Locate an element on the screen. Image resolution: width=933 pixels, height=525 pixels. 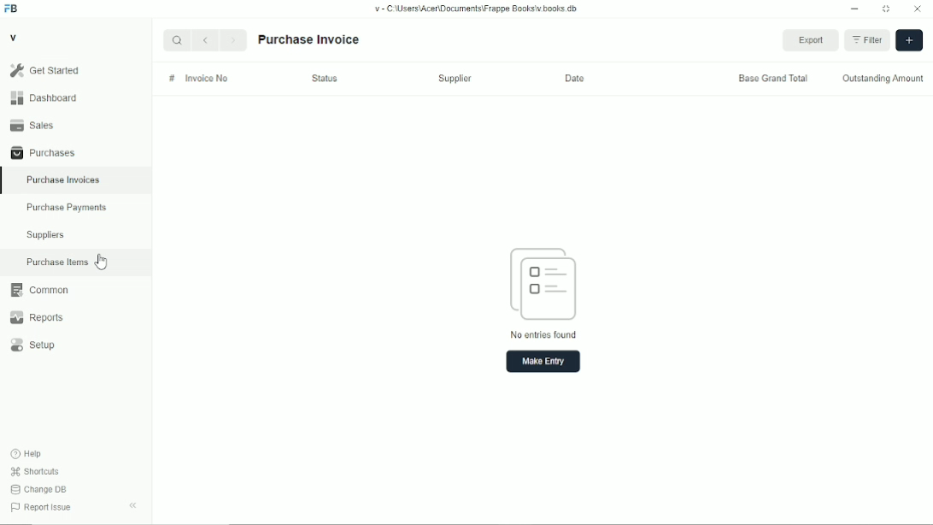
setup is located at coordinates (33, 345).